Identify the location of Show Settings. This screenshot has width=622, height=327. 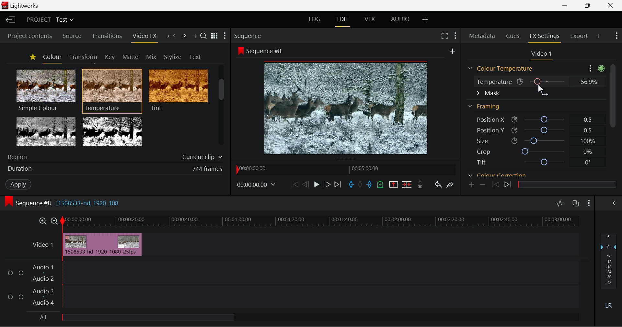
(616, 37).